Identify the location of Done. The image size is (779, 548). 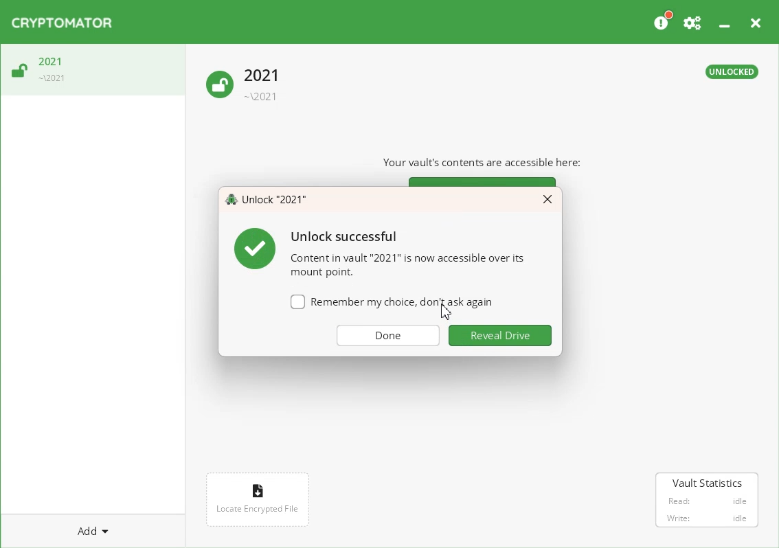
(389, 336).